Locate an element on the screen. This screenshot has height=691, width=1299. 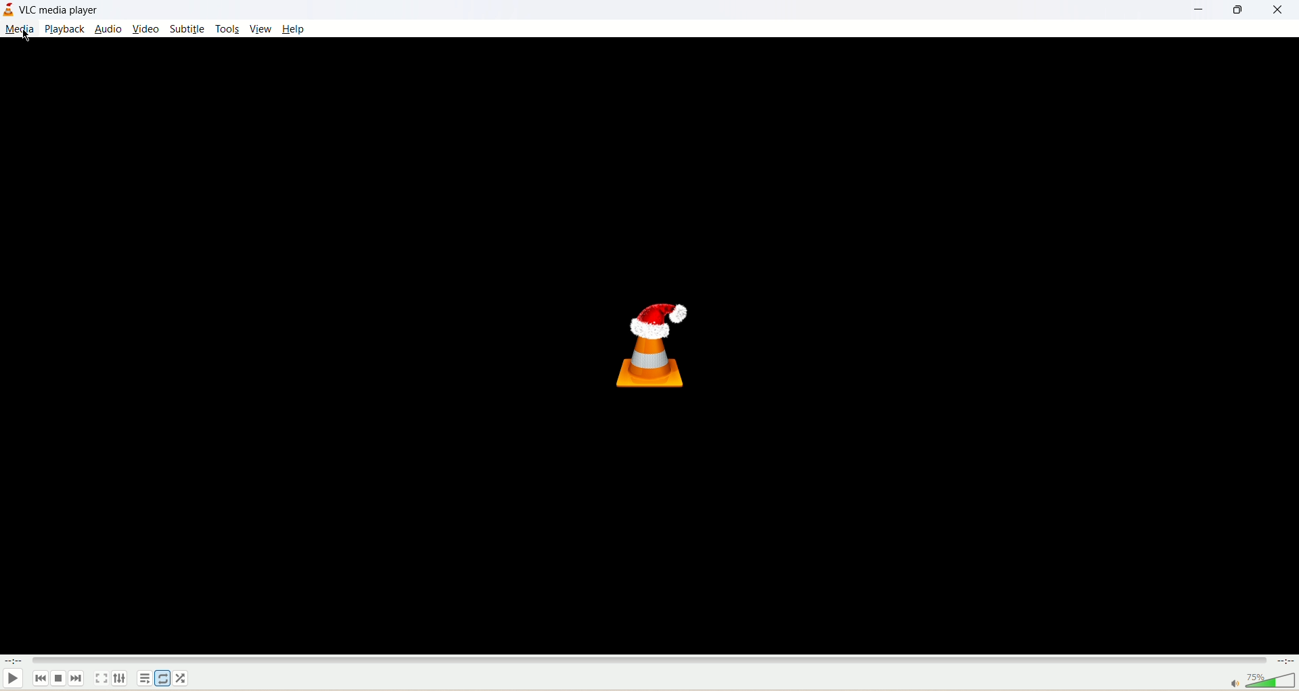
close is located at coordinates (1277, 10).